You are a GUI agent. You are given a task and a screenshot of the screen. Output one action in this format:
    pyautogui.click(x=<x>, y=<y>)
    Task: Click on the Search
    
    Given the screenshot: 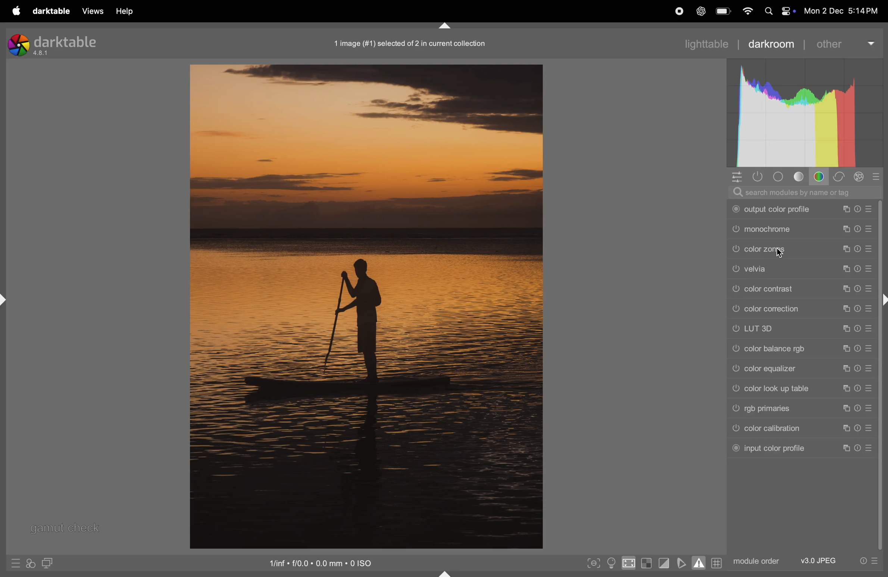 What is the action you would take?
    pyautogui.click(x=769, y=12)
    